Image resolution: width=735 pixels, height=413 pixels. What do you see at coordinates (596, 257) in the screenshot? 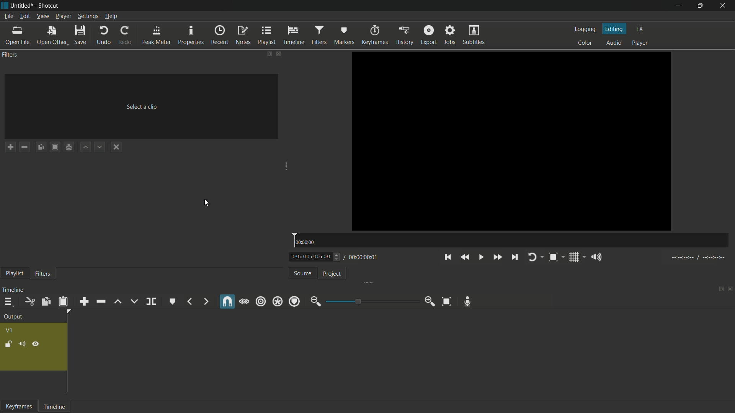
I see `show volume control` at bounding box center [596, 257].